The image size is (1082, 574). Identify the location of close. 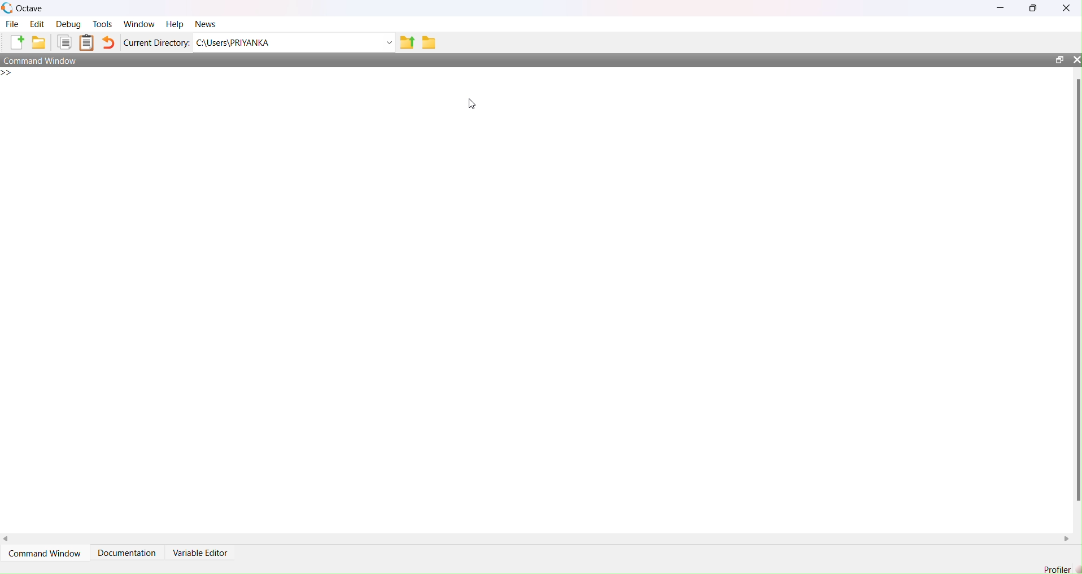
(1068, 8).